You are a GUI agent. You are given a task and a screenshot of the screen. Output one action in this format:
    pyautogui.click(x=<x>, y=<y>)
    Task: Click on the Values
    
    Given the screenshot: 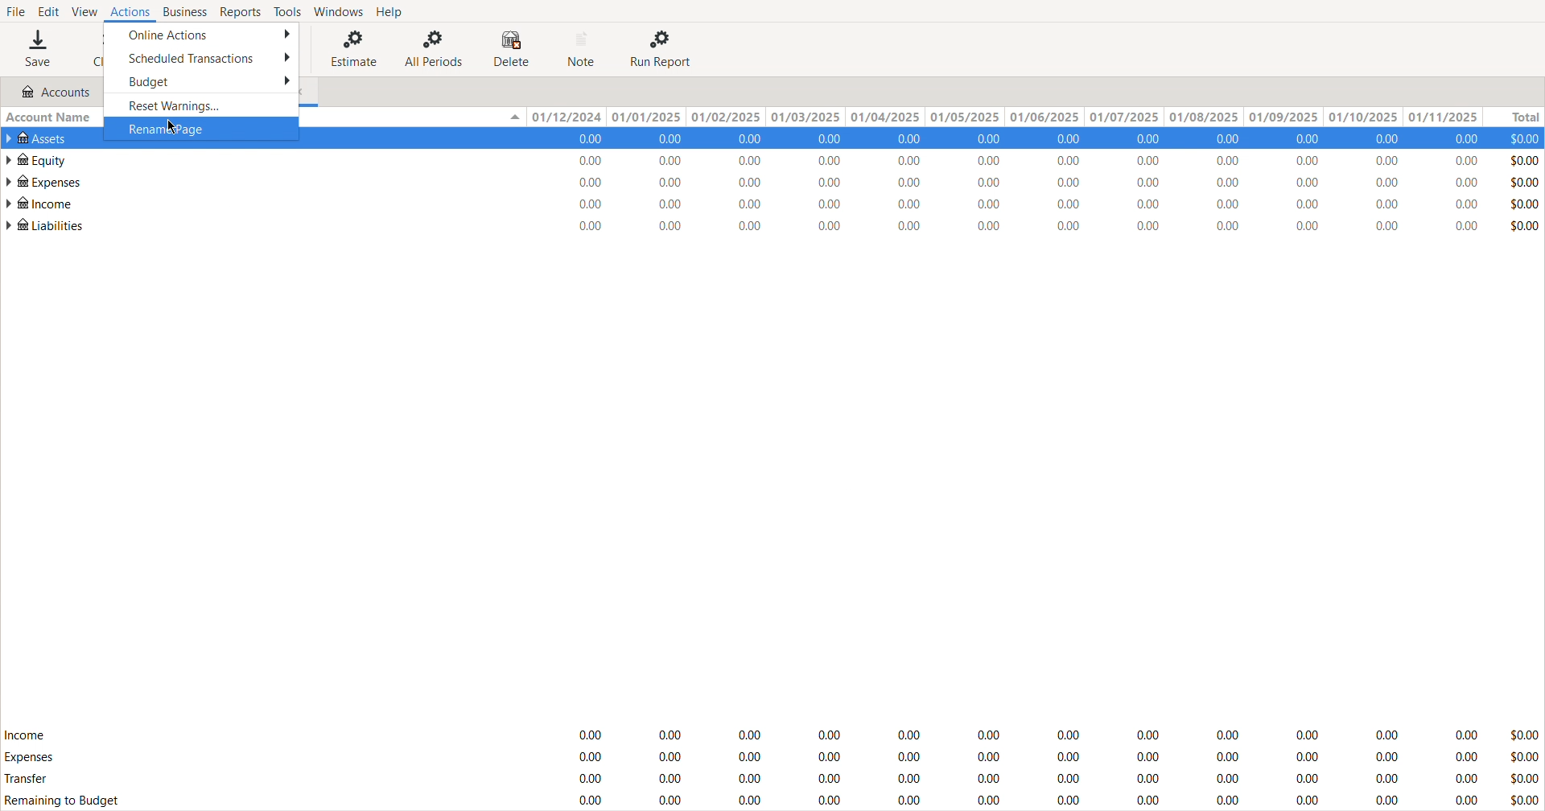 What is the action you would take?
    pyautogui.click(x=1053, y=183)
    